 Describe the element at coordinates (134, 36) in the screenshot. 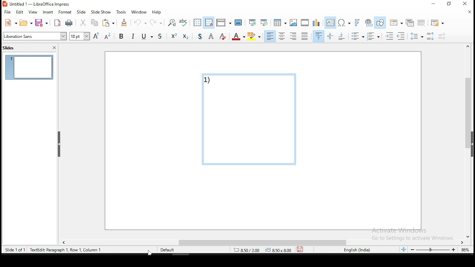

I see `italics` at that location.